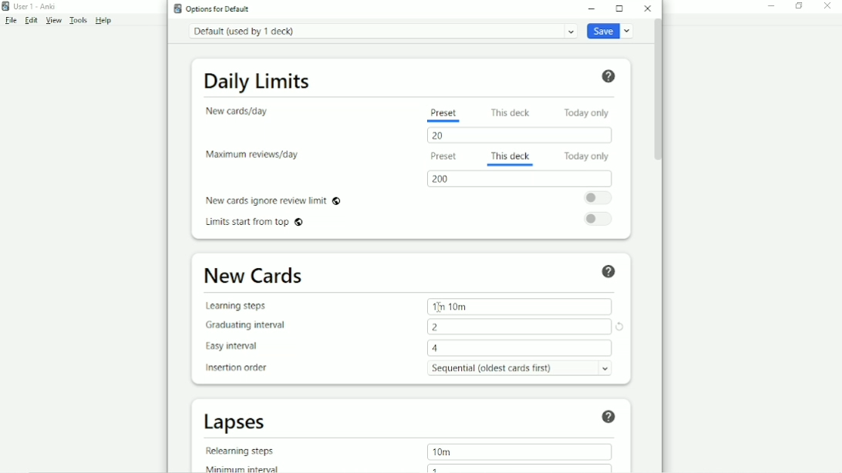 The image size is (842, 473). What do you see at coordinates (442, 136) in the screenshot?
I see `20` at bounding box center [442, 136].